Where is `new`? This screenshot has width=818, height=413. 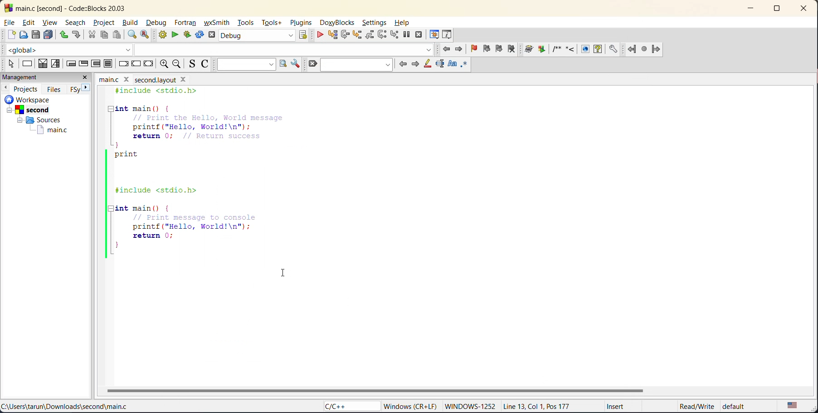
new is located at coordinates (9, 35).